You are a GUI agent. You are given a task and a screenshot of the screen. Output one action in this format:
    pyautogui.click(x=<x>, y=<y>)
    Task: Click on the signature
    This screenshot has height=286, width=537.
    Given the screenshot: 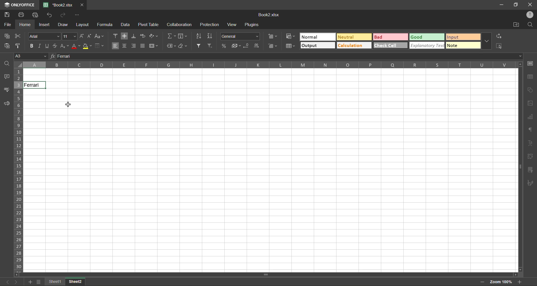 What is the action you would take?
    pyautogui.click(x=531, y=182)
    